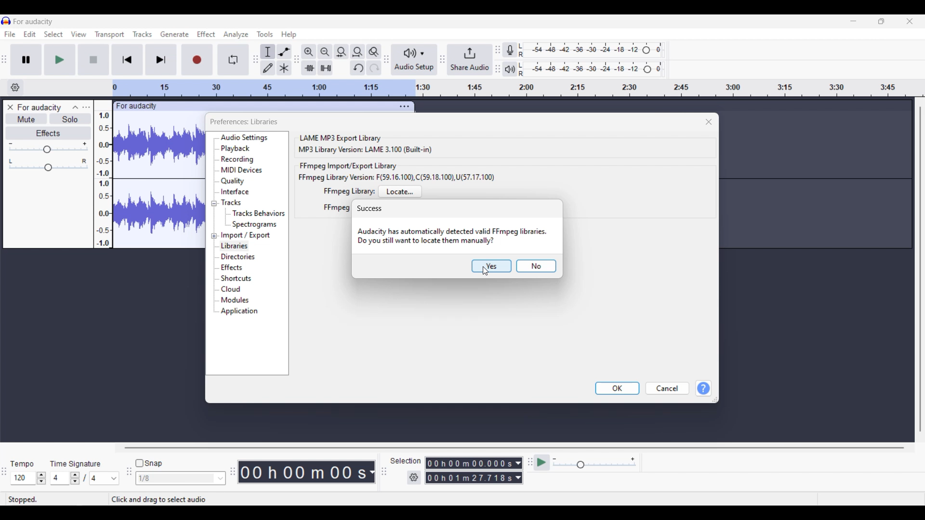  I want to click on Open menu, so click(86, 107).